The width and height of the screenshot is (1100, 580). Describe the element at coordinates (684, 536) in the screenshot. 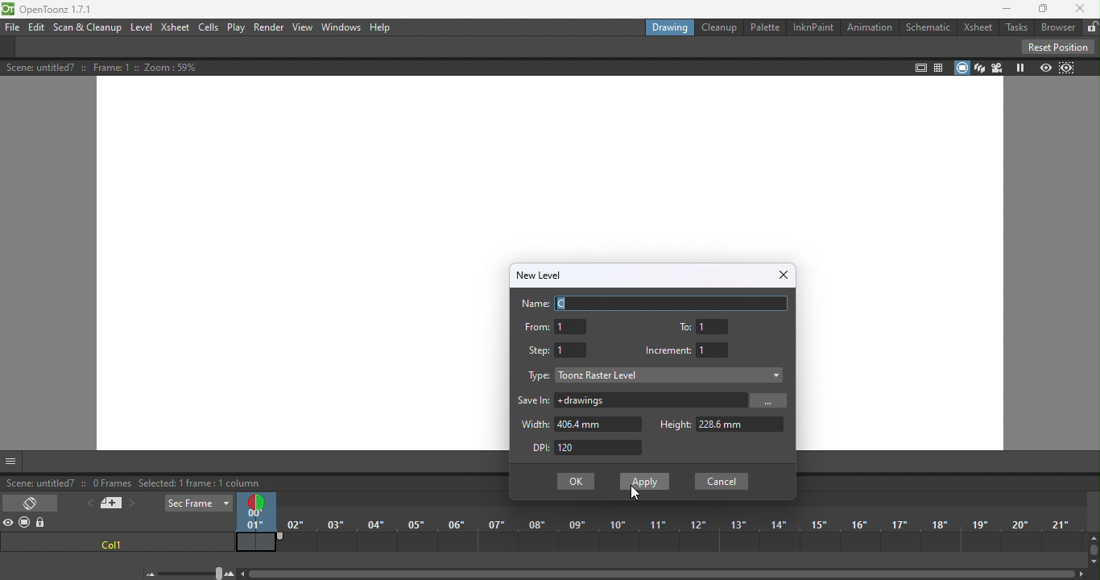

I see `Frames` at that location.